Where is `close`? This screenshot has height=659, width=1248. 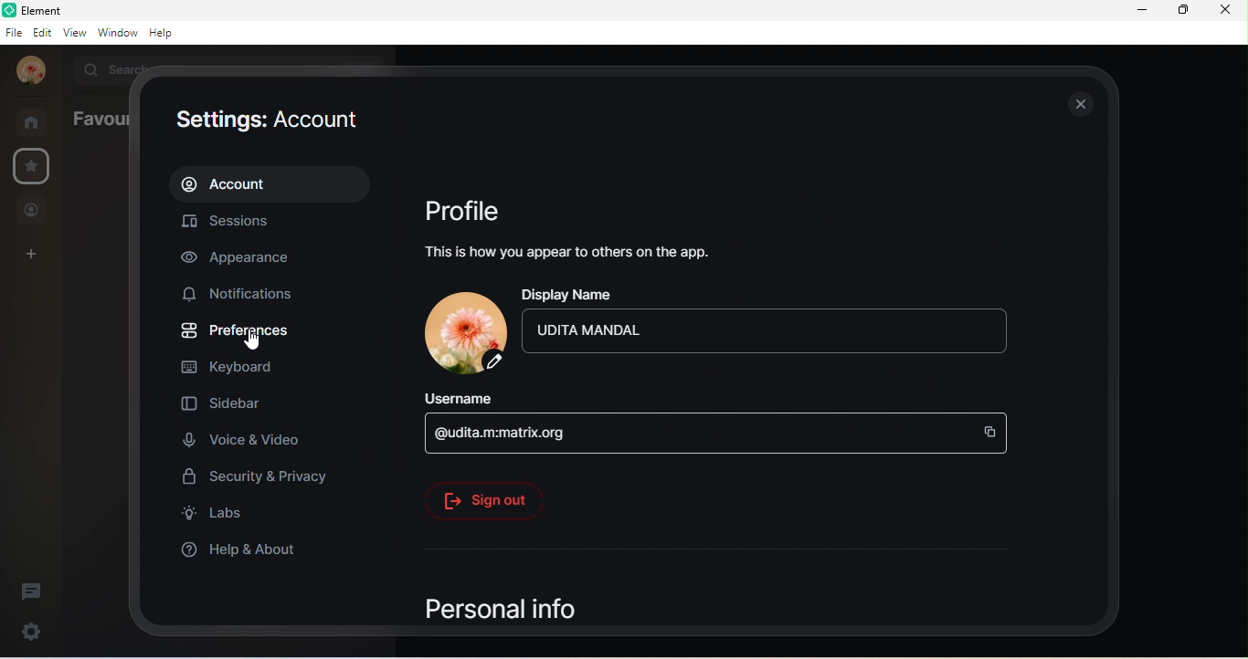 close is located at coordinates (1230, 13).